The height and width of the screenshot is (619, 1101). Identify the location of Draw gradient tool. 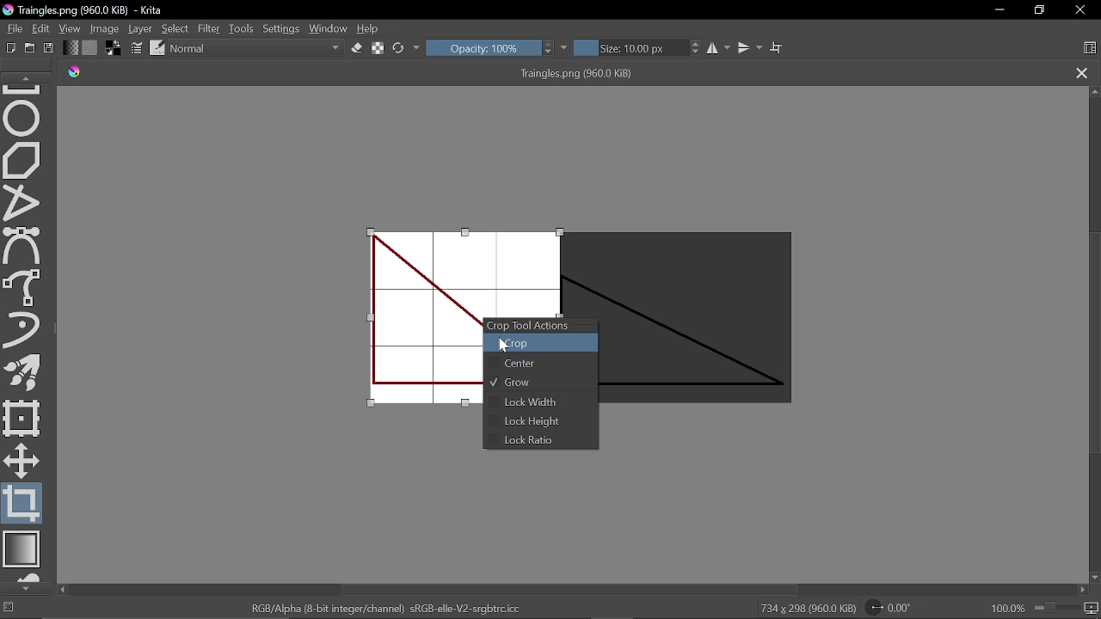
(24, 550).